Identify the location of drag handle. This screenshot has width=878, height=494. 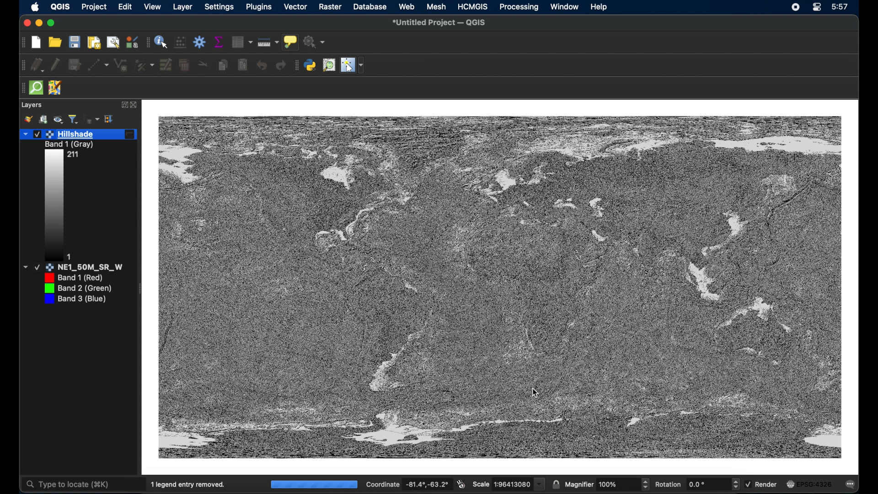
(22, 65).